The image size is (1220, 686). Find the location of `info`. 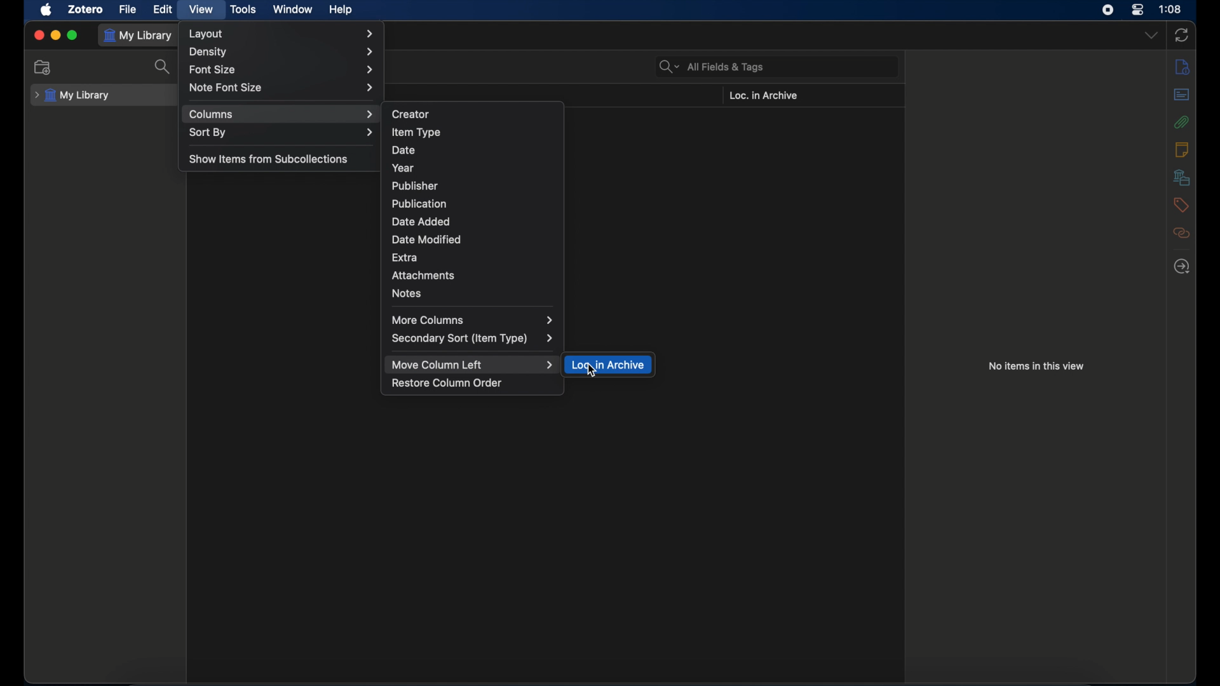

info is located at coordinates (1183, 67).